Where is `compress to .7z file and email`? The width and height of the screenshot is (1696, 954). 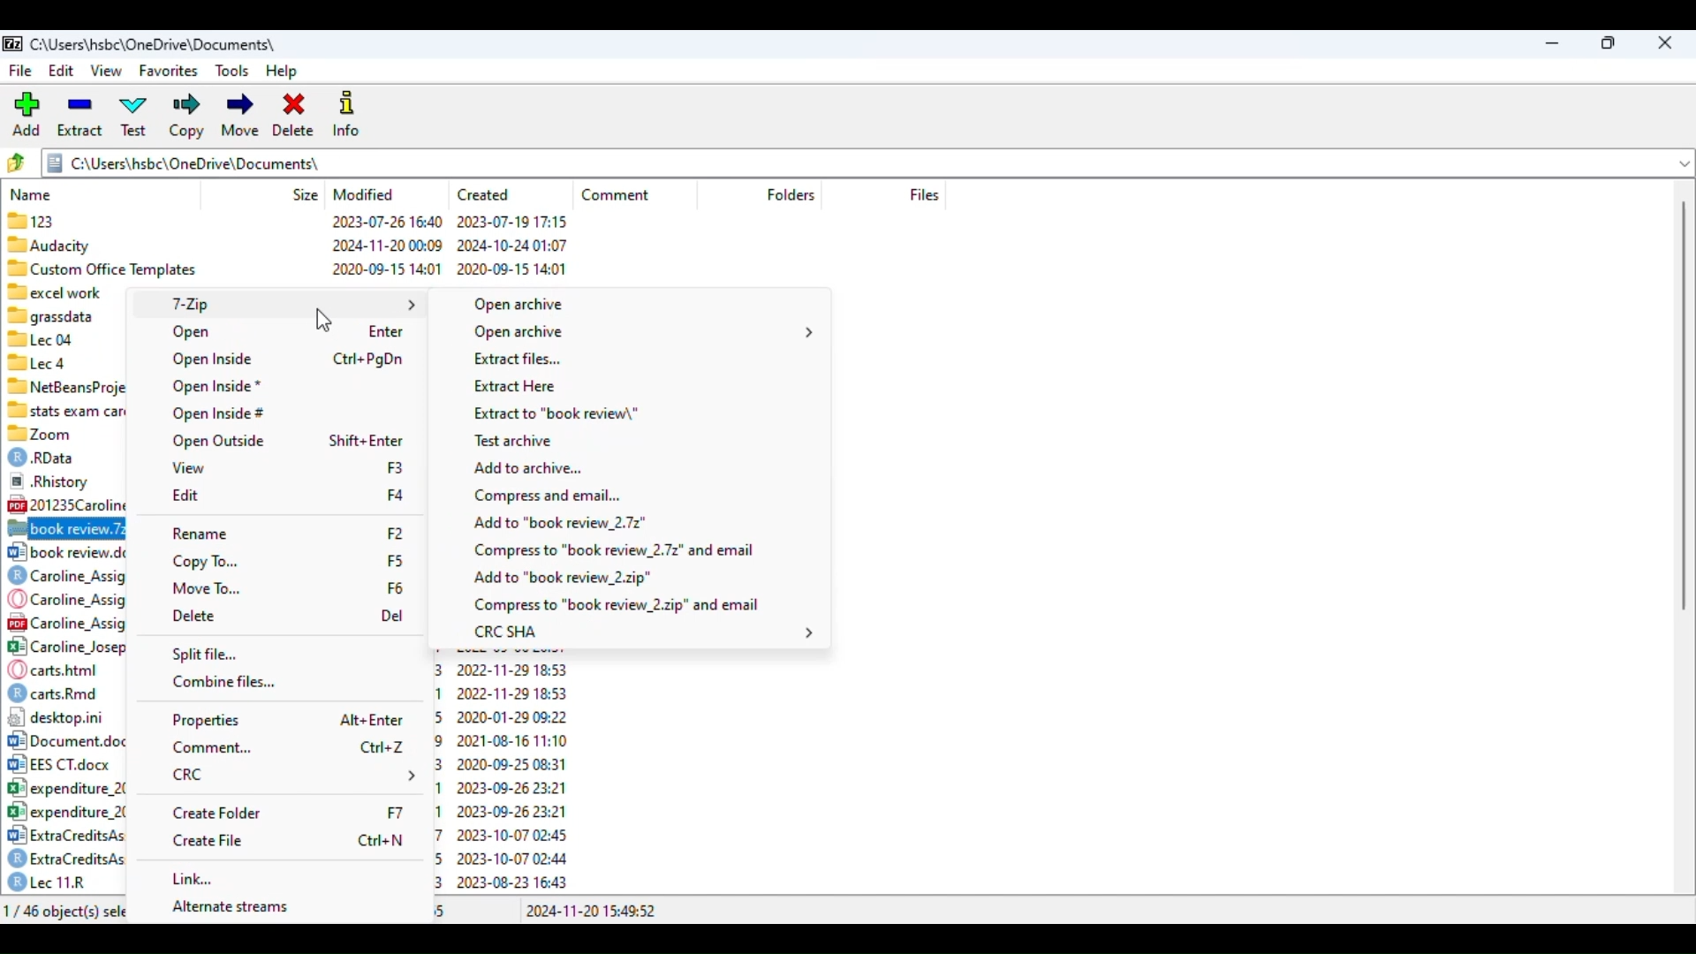 compress to .7z file and email is located at coordinates (616, 550).